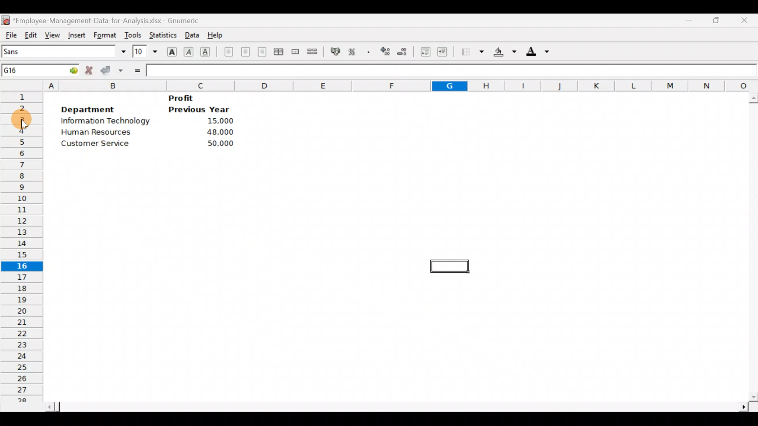  I want to click on Columns, so click(377, 84).